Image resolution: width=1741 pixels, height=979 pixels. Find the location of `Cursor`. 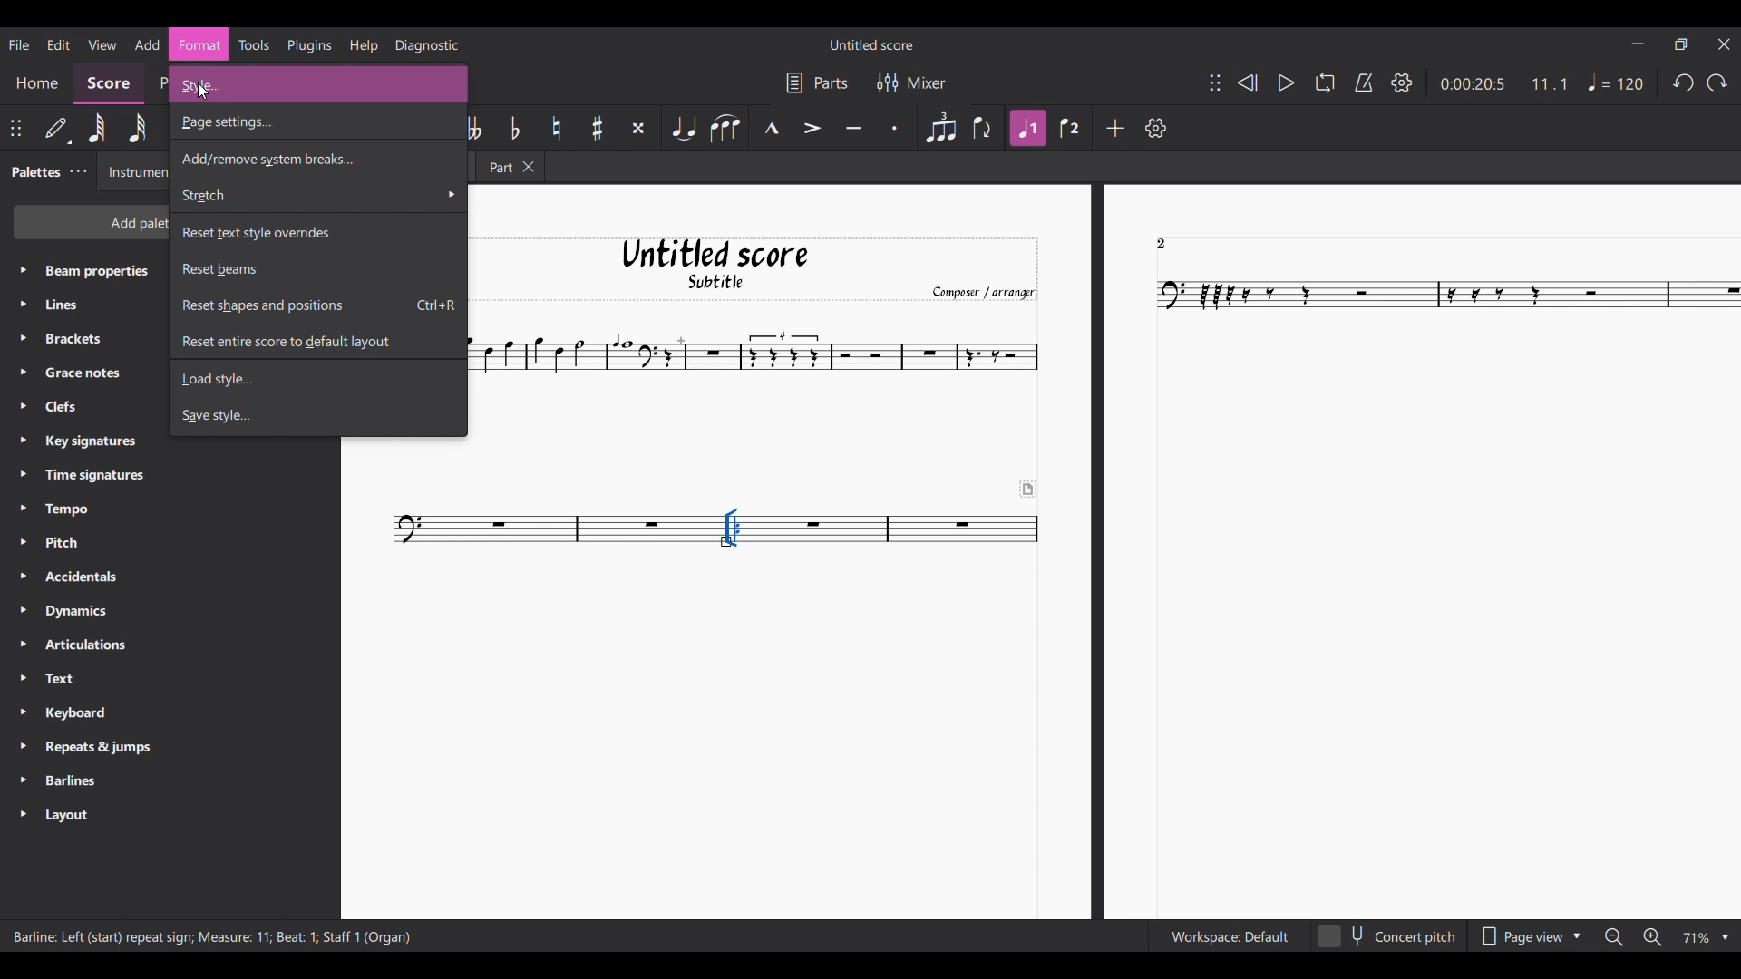

Cursor is located at coordinates (208, 93).